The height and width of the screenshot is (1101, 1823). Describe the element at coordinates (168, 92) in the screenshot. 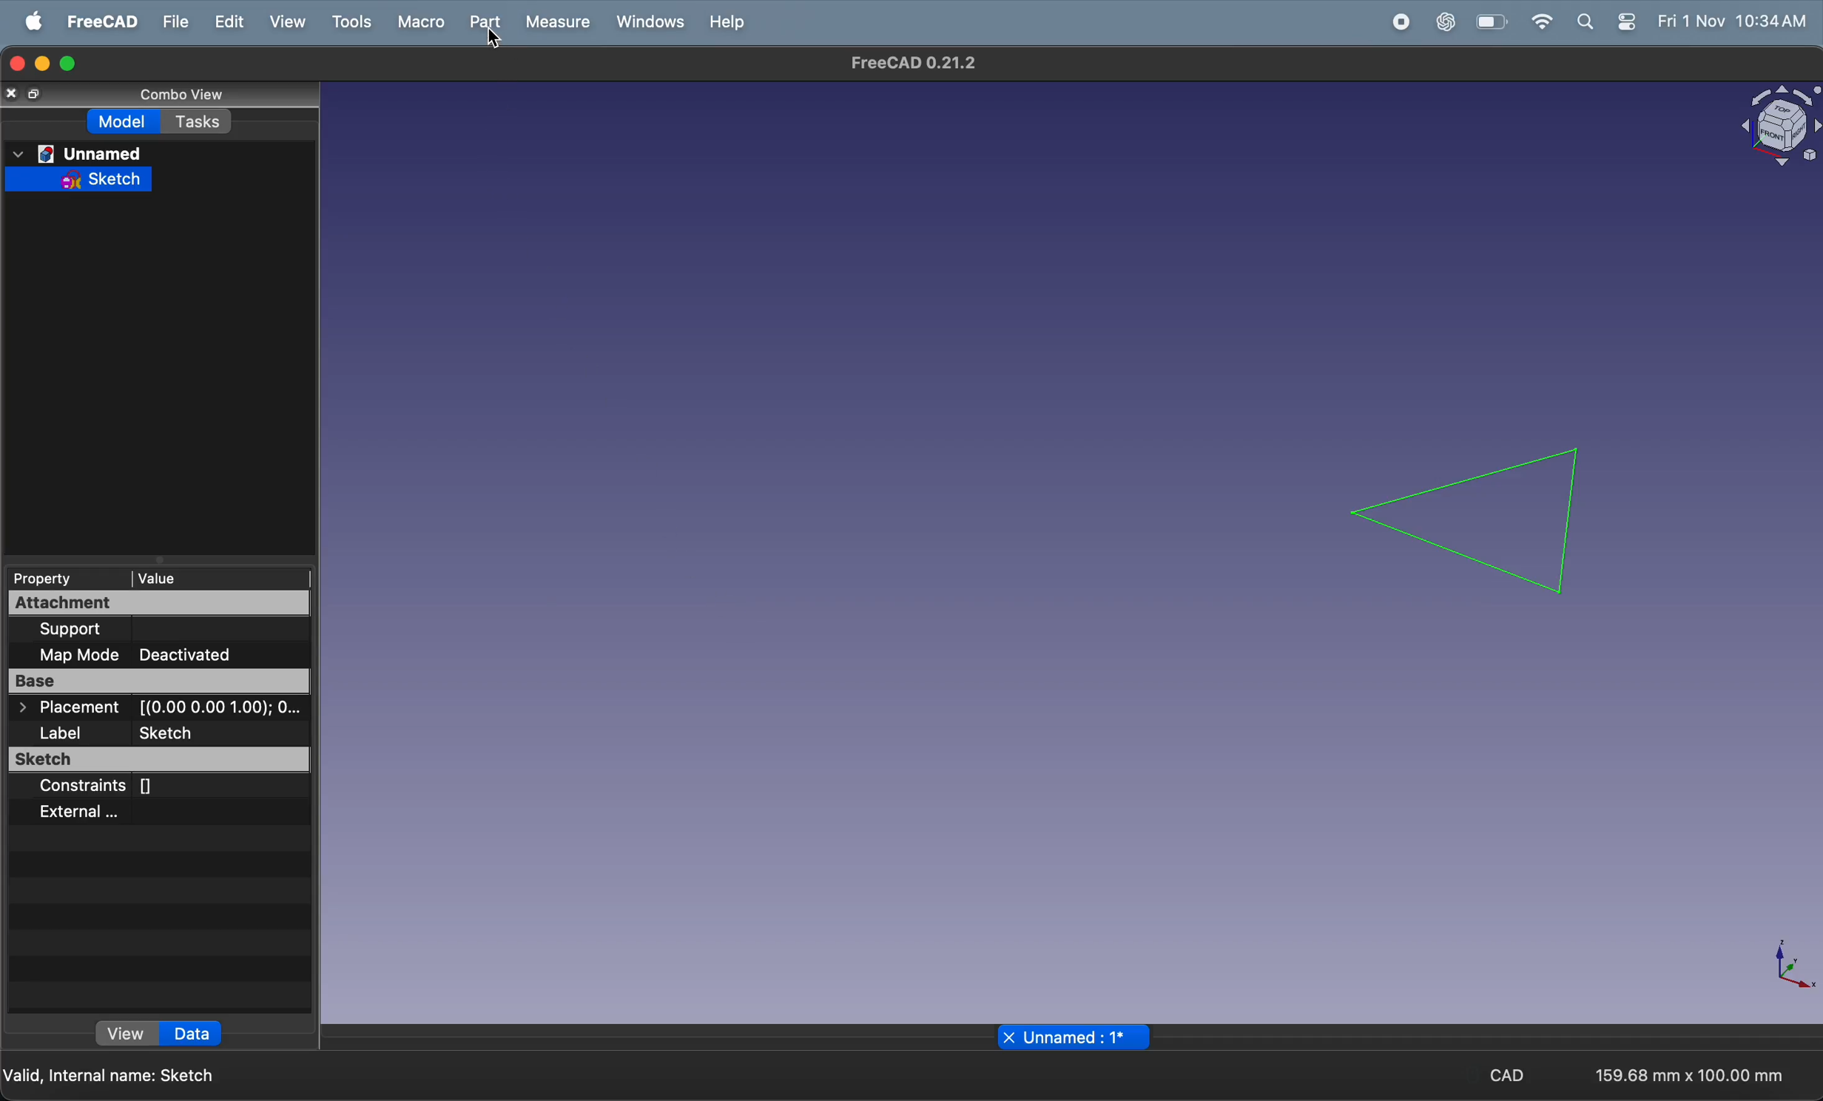

I see `combo view` at that location.